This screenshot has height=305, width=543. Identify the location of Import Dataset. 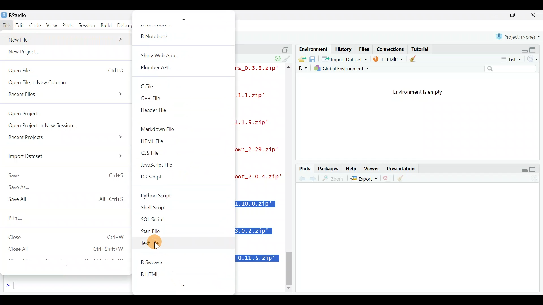
(66, 157).